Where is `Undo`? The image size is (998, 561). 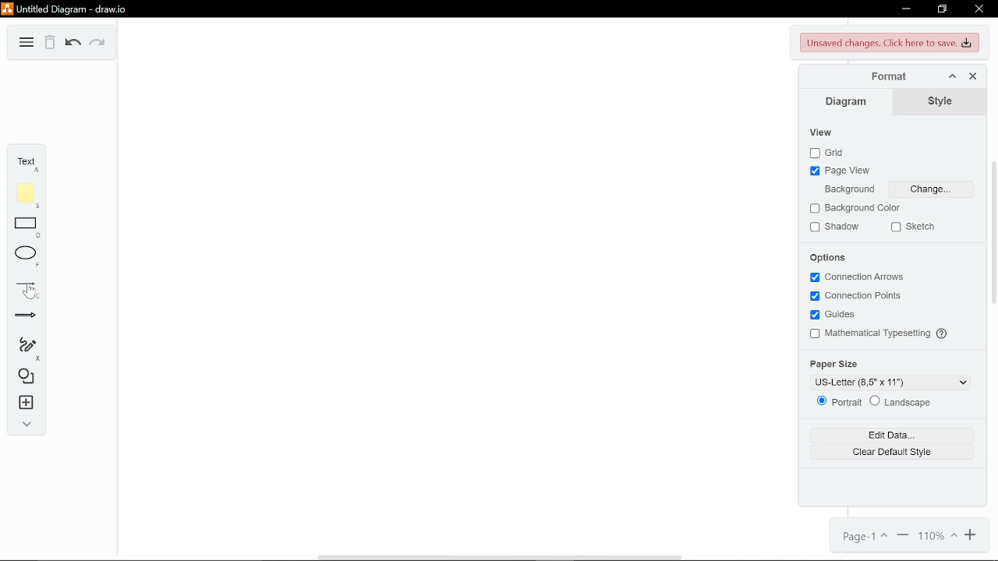 Undo is located at coordinates (73, 43).